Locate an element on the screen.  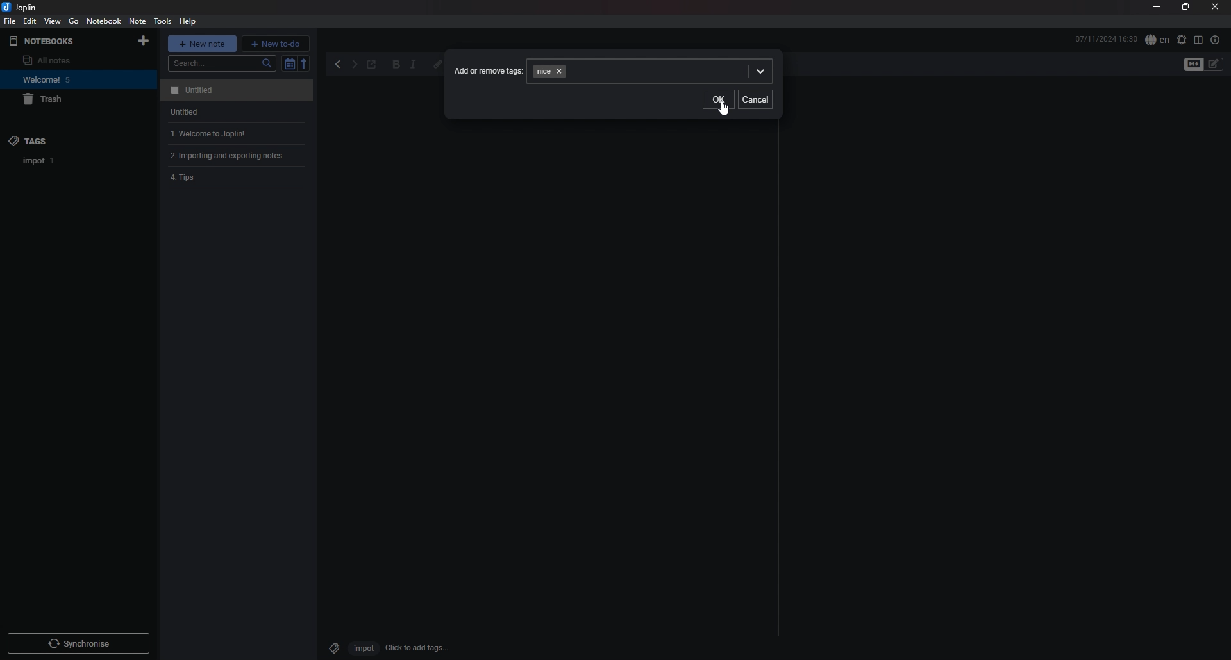
toggle editors is located at coordinates (1214, 64).